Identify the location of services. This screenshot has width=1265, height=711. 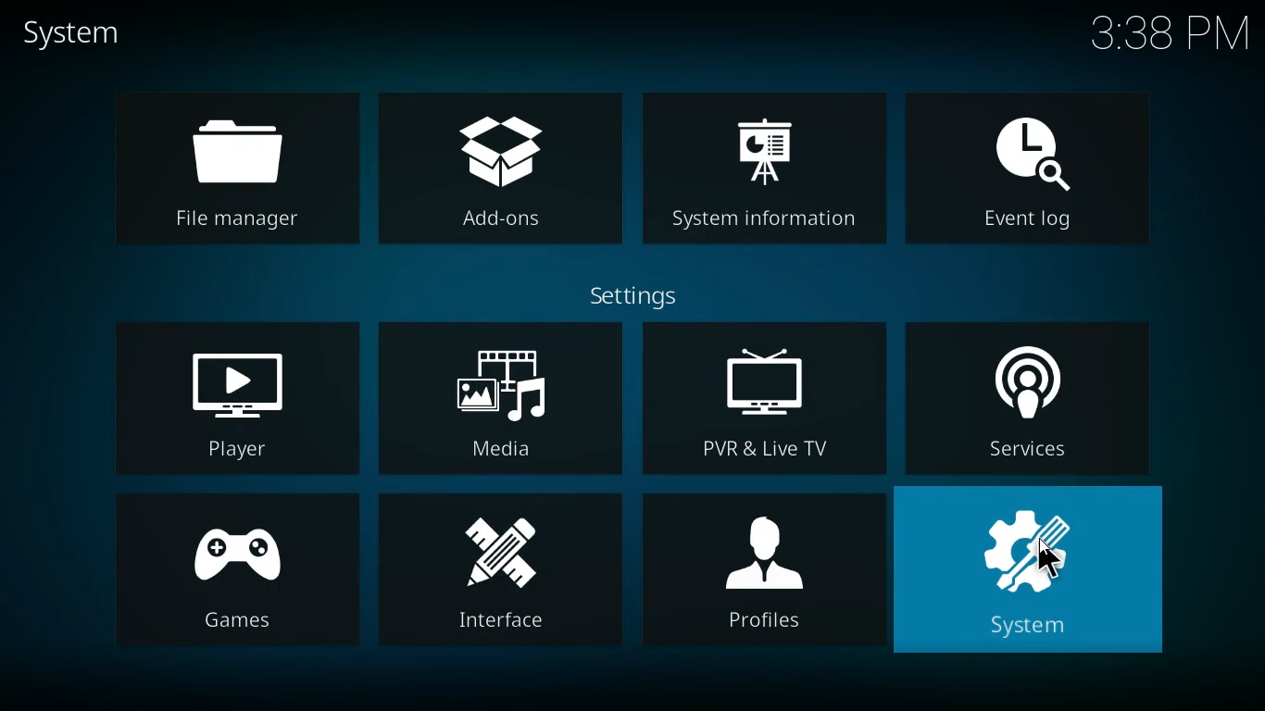
(1033, 393).